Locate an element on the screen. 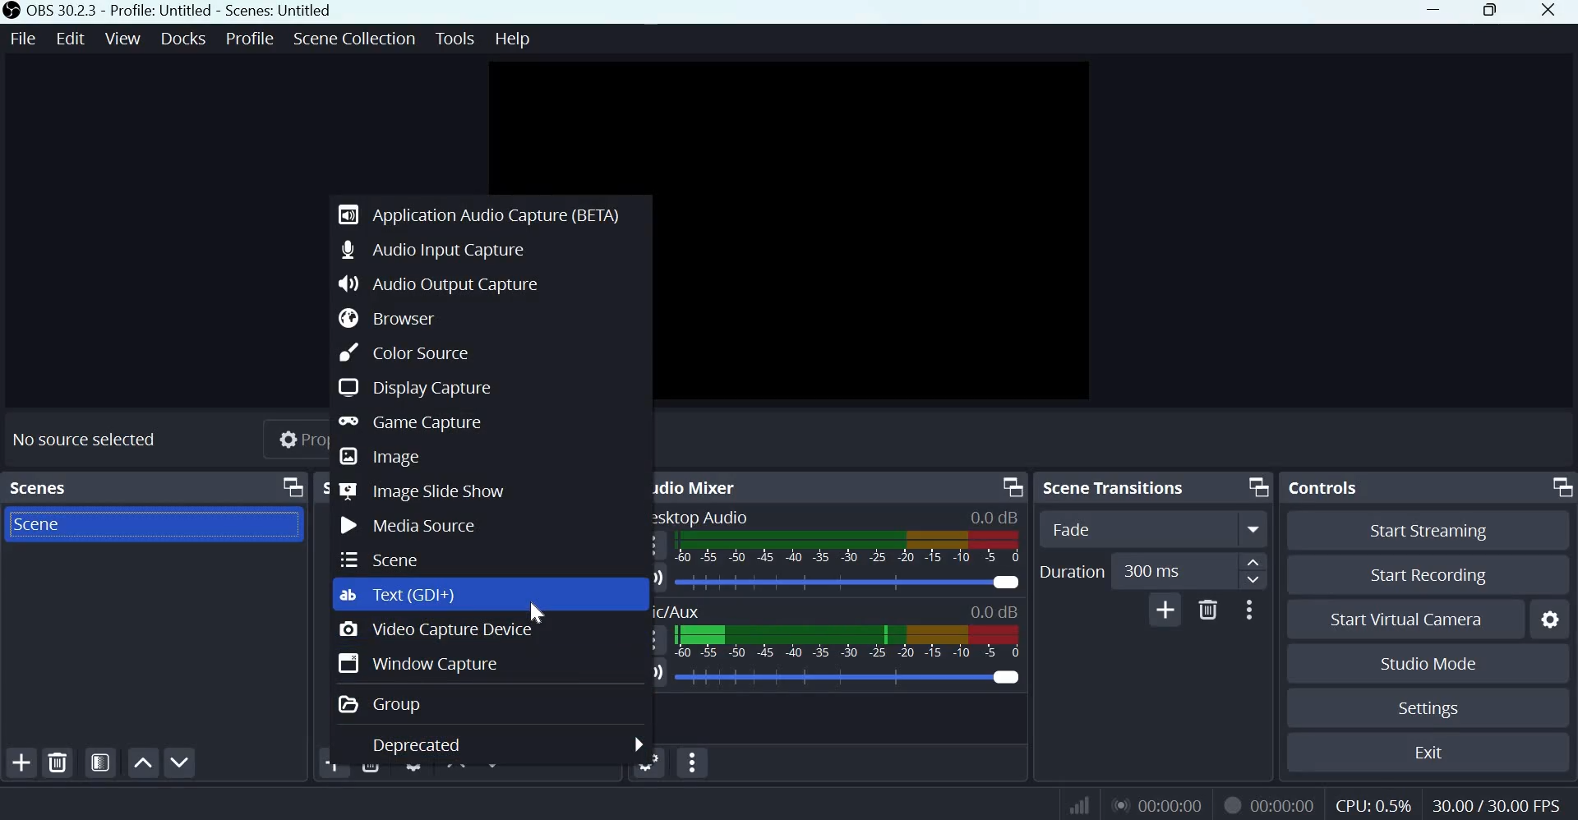  Recording Status Icon is located at coordinates (1230, 804).